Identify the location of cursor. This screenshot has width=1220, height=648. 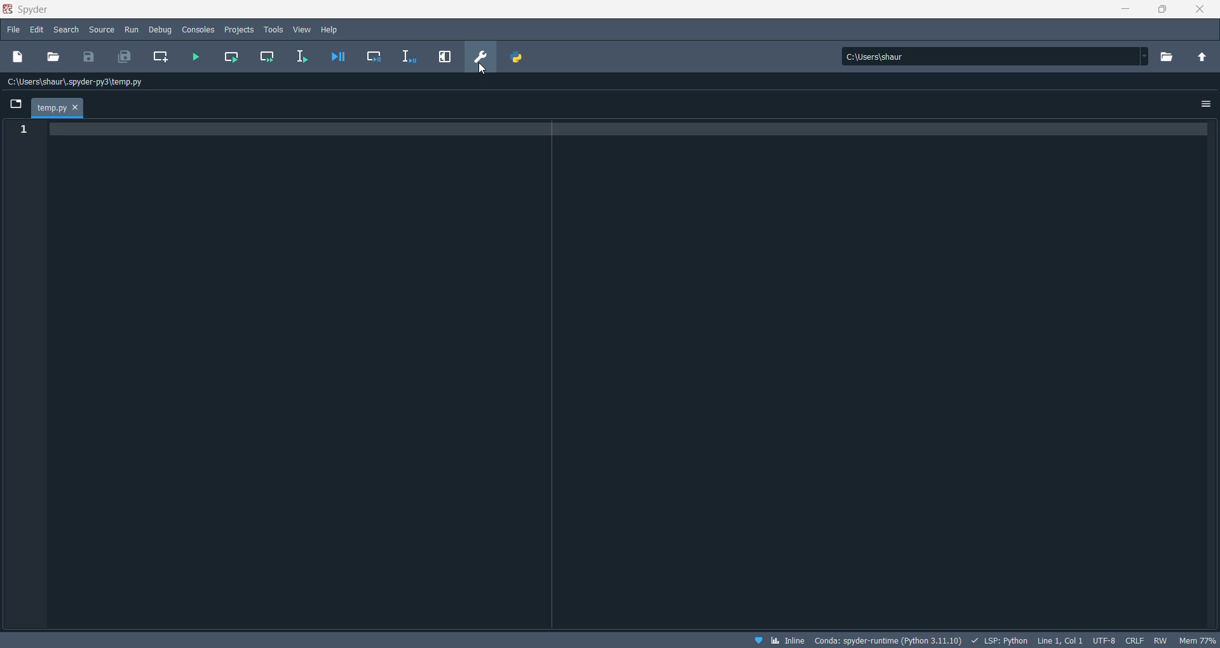
(481, 71).